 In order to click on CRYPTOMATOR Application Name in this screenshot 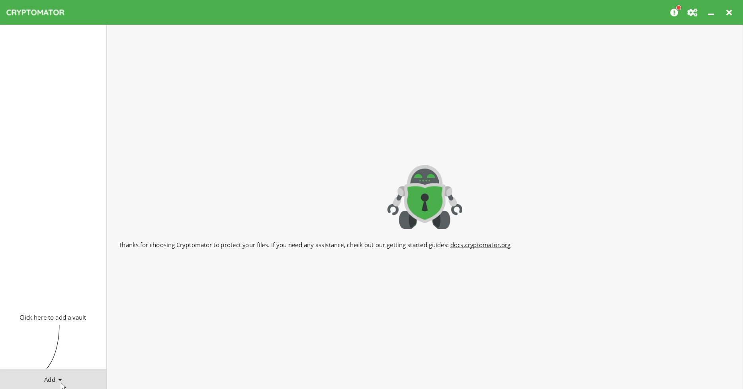, I will do `click(39, 12)`.